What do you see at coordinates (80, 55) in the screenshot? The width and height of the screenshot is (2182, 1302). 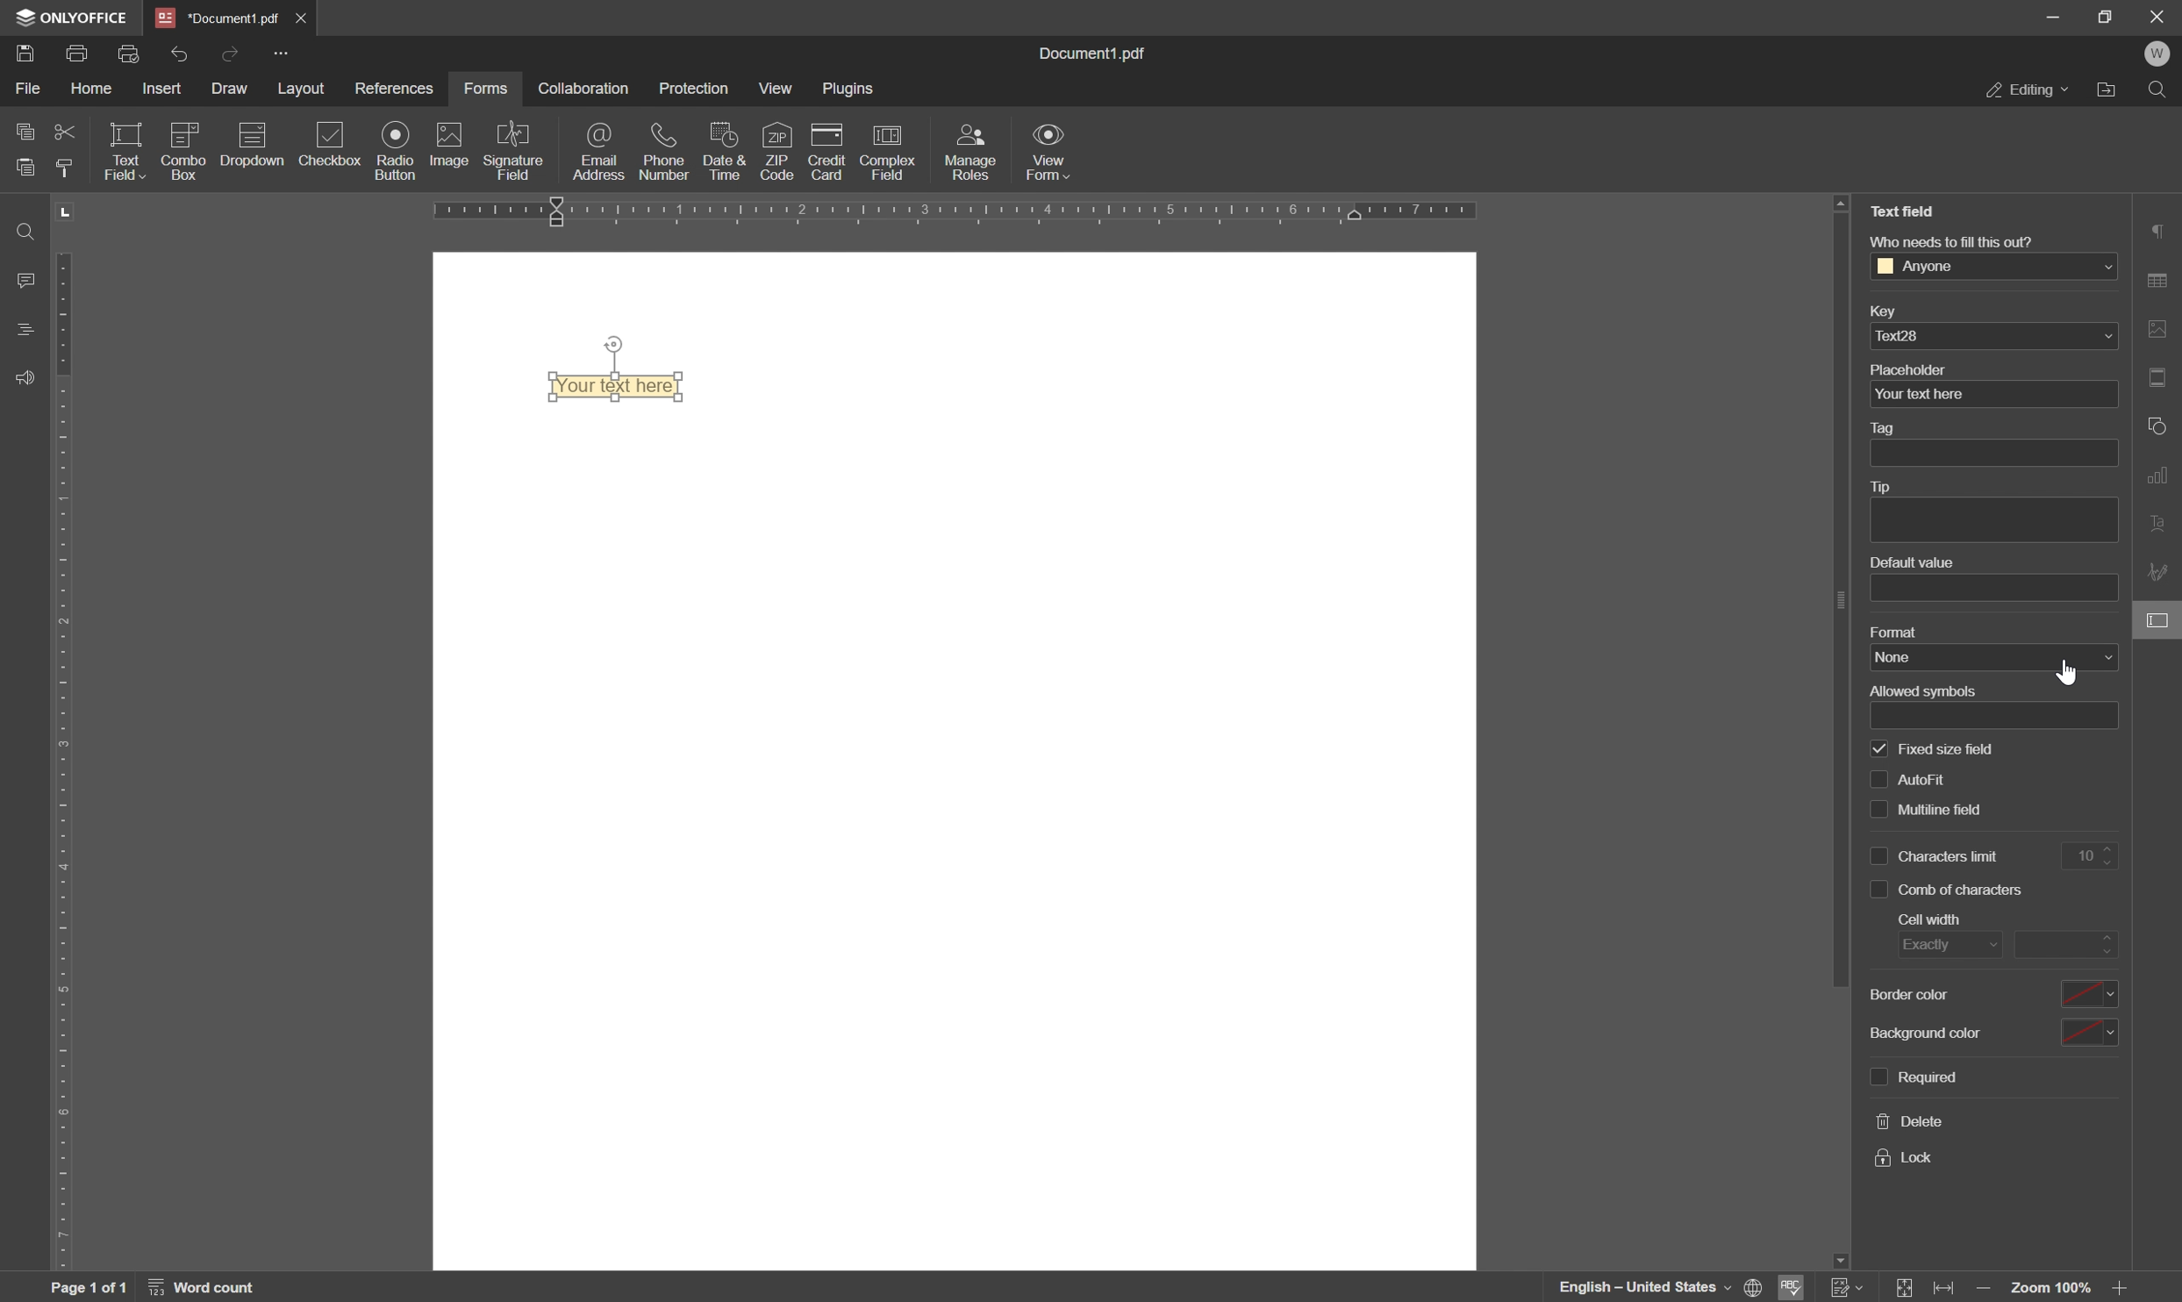 I see `print` at bounding box center [80, 55].